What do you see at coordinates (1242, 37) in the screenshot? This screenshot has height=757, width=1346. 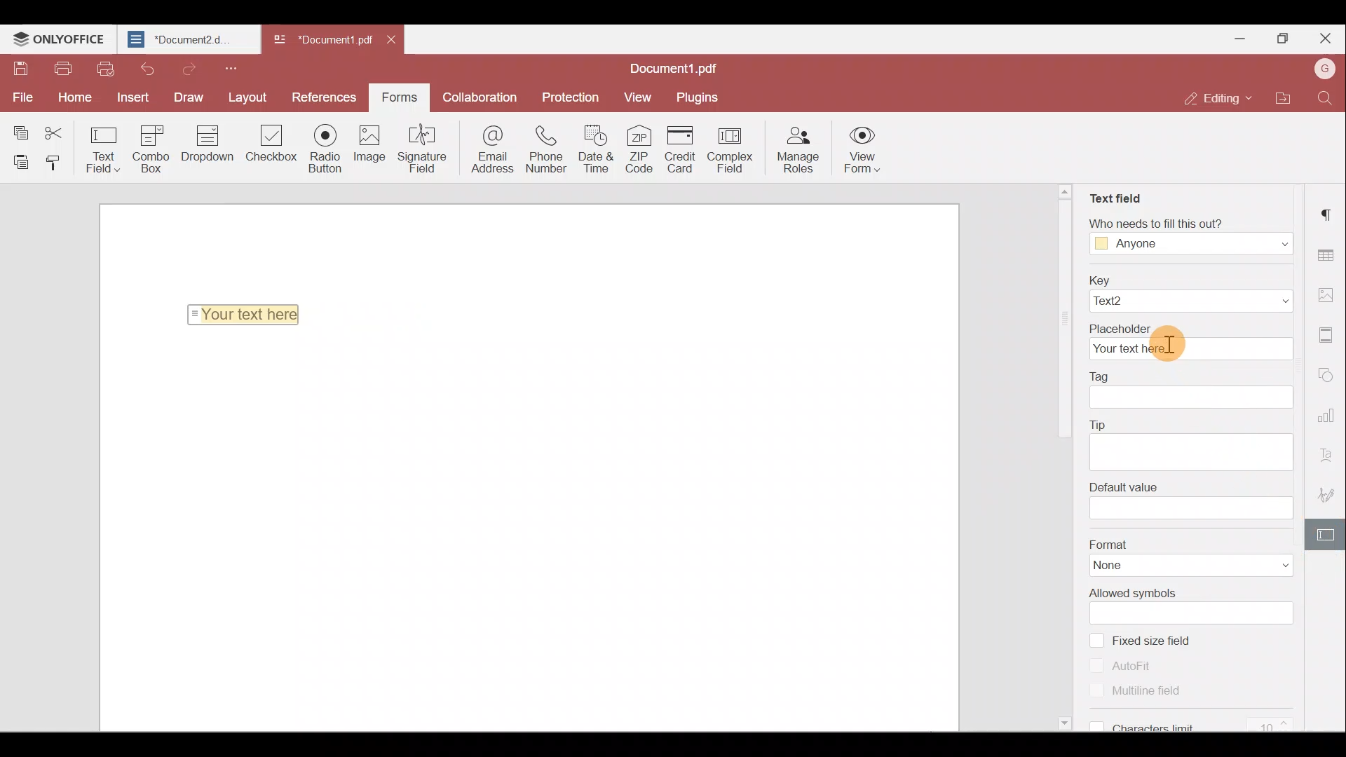 I see `Minimize` at bounding box center [1242, 37].